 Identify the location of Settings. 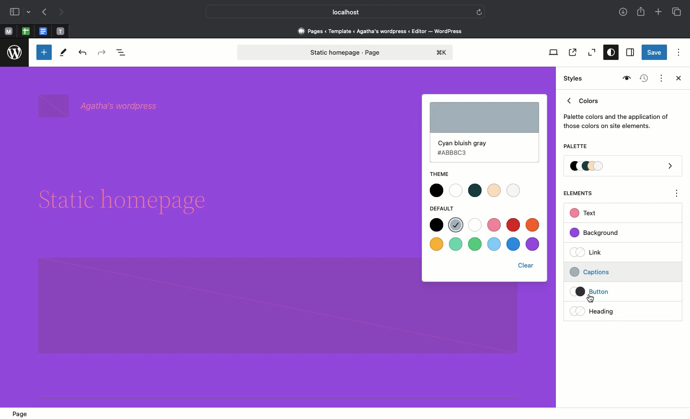
(629, 53).